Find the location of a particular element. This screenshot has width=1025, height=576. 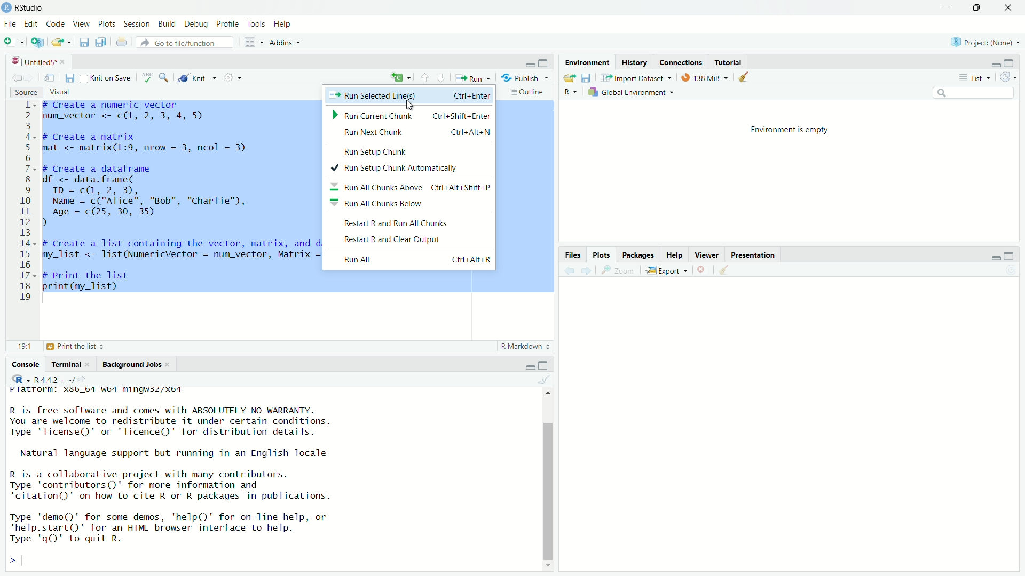

Help is located at coordinates (283, 25).